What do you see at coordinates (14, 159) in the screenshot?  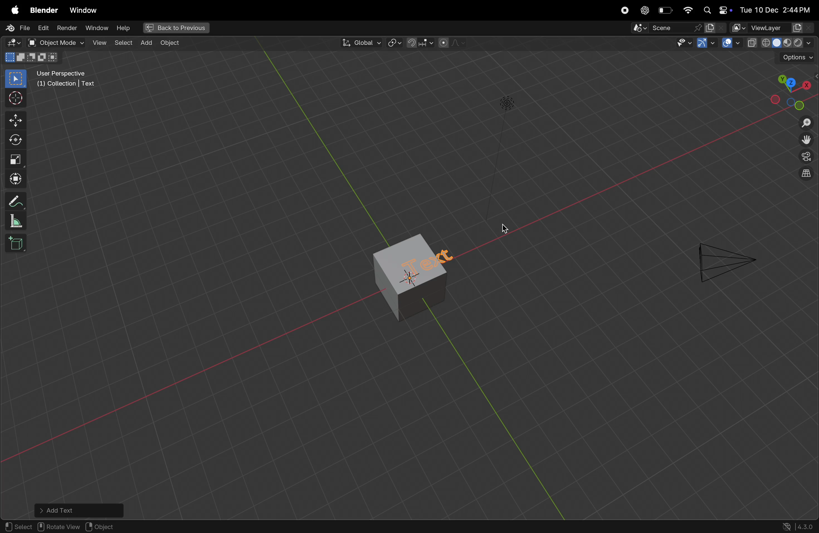 I see `scale` at bounding box center [14, 159].